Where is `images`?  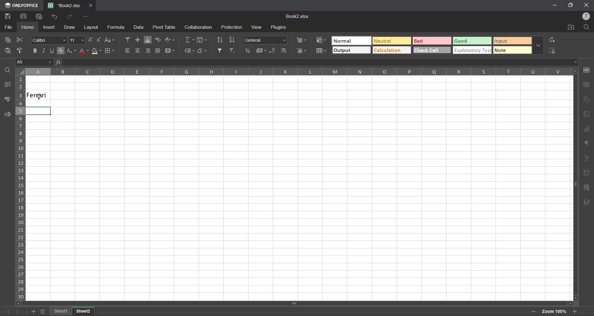
images is located at coordinates (588, 115).